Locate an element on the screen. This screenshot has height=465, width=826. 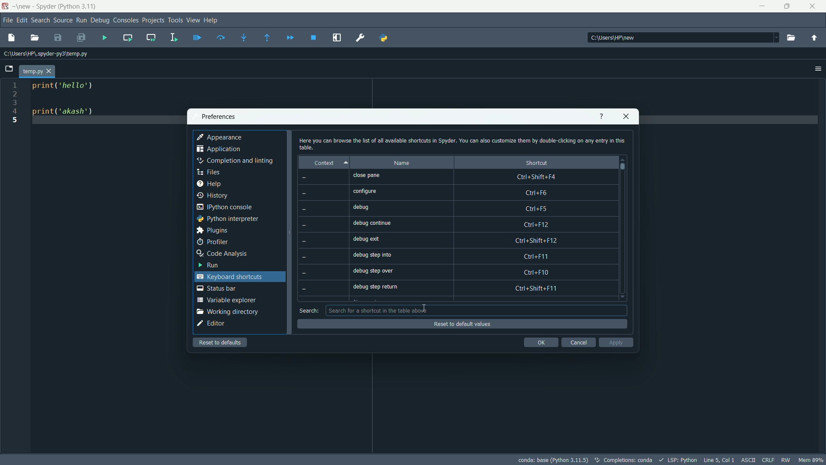
working directory is located at coordinates (227, 312).